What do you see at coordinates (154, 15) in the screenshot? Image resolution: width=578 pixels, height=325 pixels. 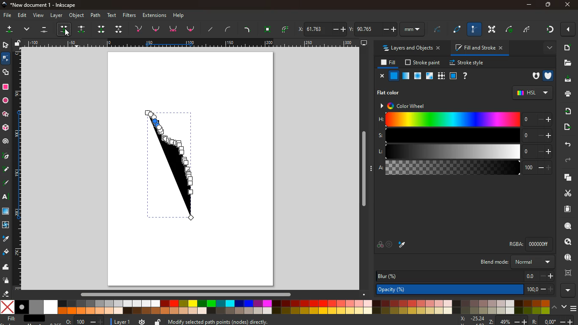 I see `extensions` at bounding box center [154, 15].